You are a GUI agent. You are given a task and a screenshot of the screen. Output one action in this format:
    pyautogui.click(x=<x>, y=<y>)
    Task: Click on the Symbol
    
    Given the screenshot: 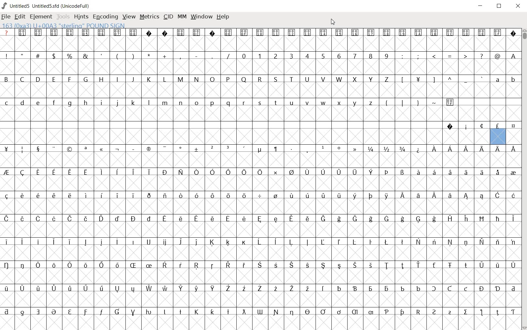 What is the action you would take?
    pyautogui.click(x=481, y=126)
    